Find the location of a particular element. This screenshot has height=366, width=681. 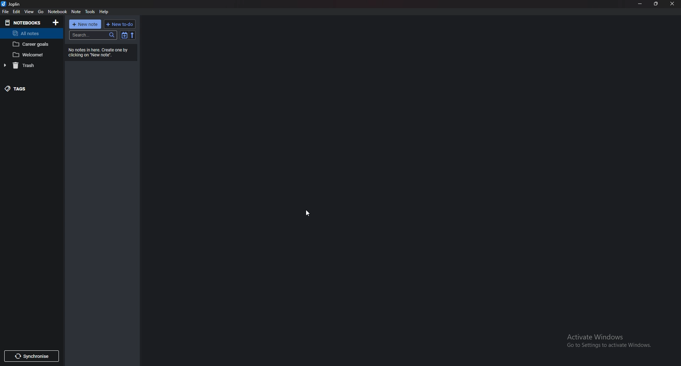

add note book is located at coordinates (55, 22).